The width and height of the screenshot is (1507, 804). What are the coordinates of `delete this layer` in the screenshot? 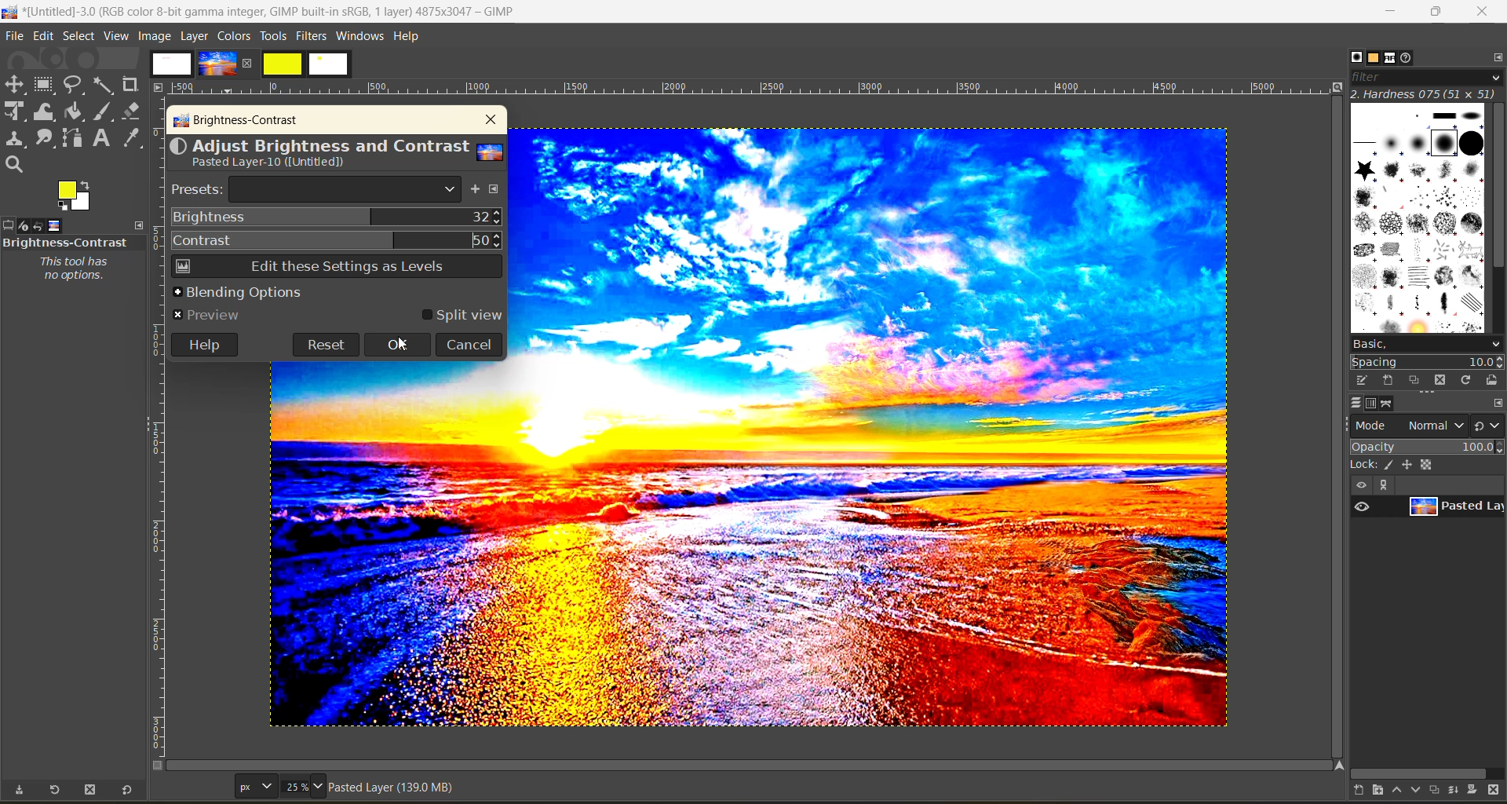 It's located at (1498, 791).